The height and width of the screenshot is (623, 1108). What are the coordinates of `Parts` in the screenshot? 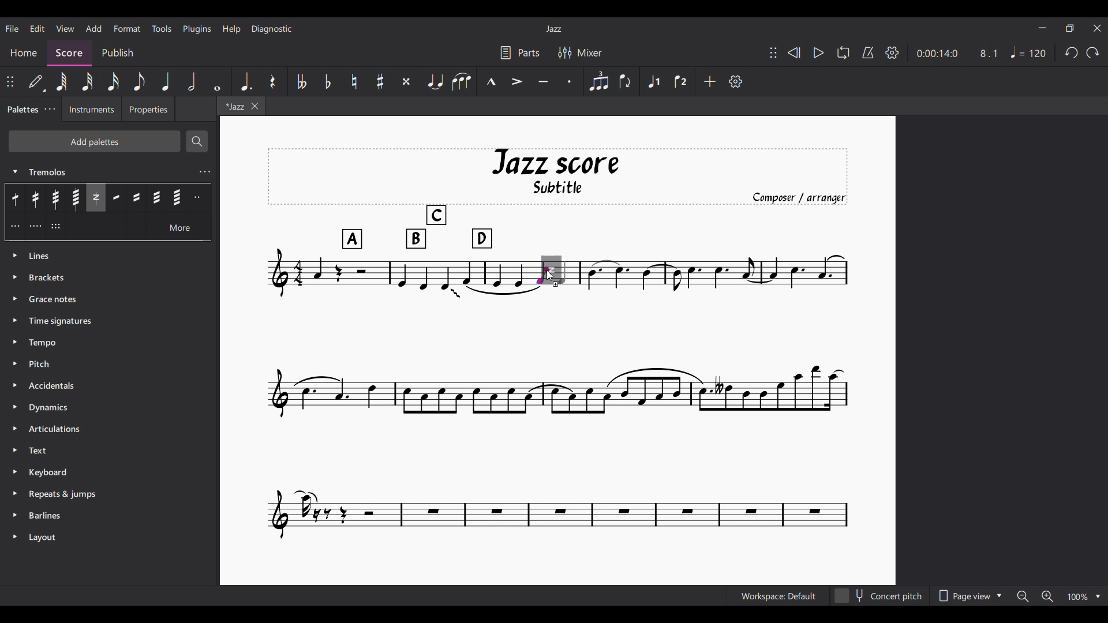 It's located at (521, 52).